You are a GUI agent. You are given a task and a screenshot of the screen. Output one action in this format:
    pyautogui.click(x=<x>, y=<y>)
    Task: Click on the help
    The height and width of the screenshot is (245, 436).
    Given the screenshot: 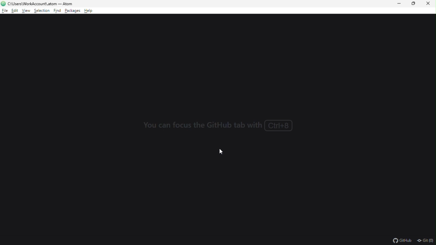 What is the action you would take?
    pyautogui.click(x=90, y=11)
    